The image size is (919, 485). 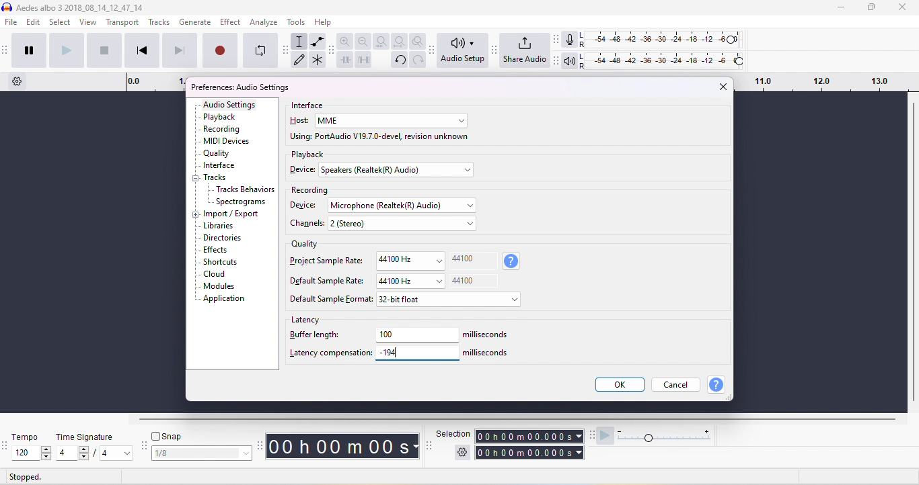 I want to click on snap, so click(x=169, y=436).